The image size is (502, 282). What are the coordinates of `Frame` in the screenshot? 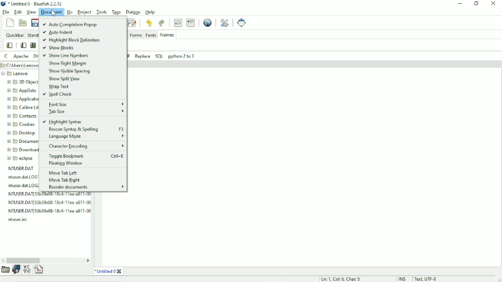 It's located at (33, 45).